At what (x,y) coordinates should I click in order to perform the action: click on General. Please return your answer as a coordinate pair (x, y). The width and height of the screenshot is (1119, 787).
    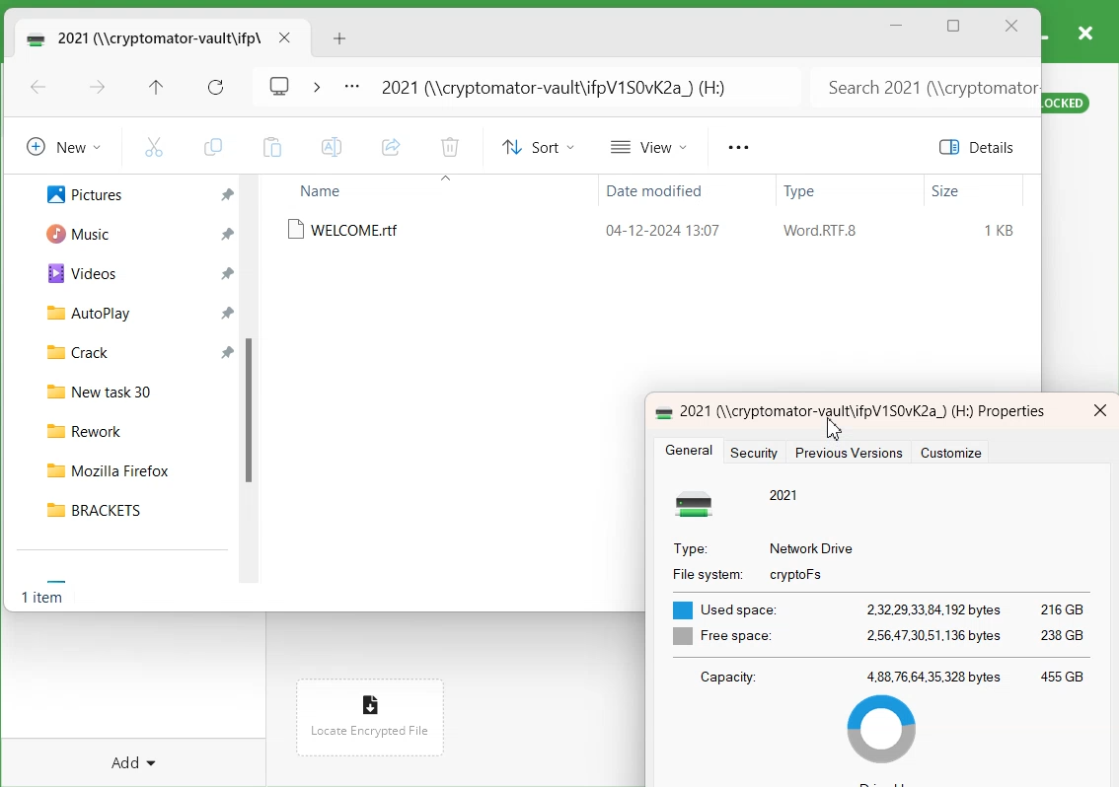
    Looking at the image, I should click on (691, 451).